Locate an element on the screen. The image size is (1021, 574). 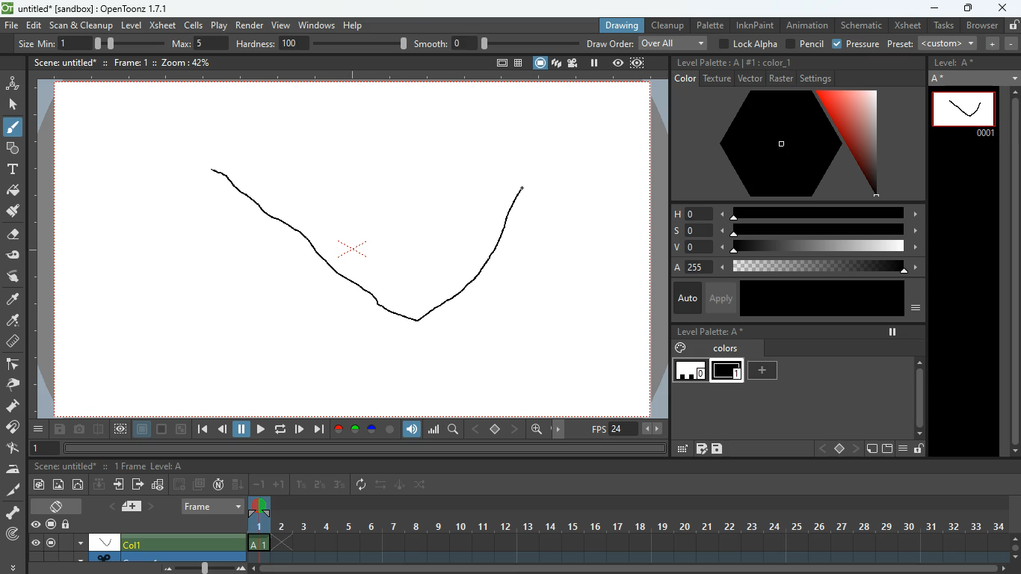
send is located at coordinates (138, 484).